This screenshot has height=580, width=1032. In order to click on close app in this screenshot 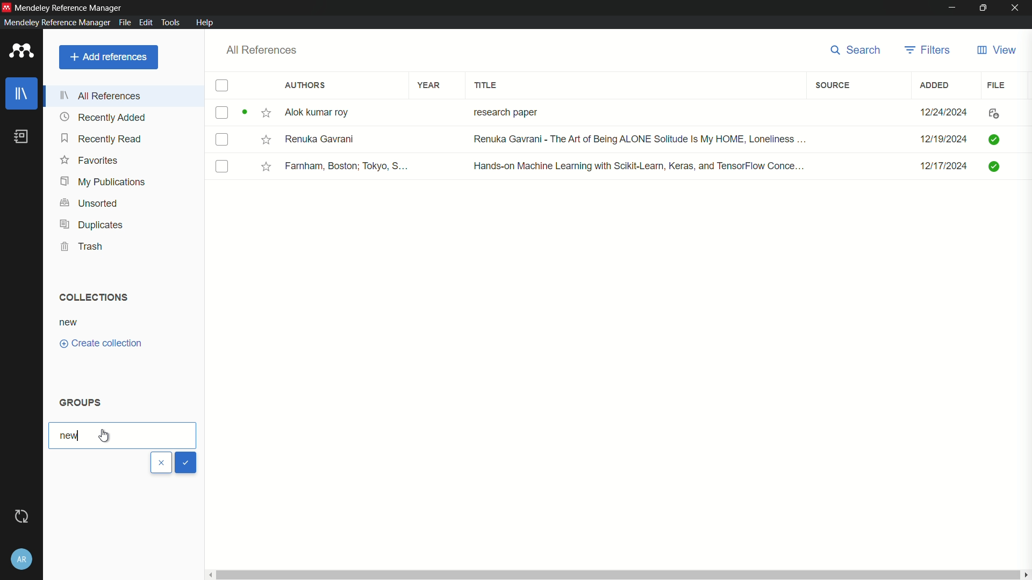, I will do `click(1016, 8)`.